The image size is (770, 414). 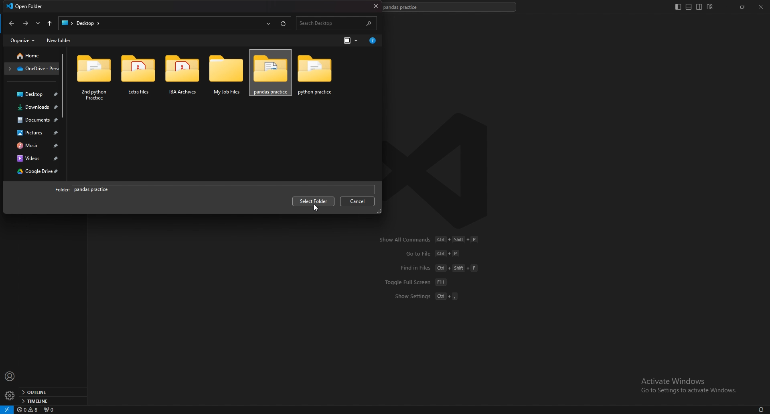 I want to click on settings, so click(x=10, y=396).